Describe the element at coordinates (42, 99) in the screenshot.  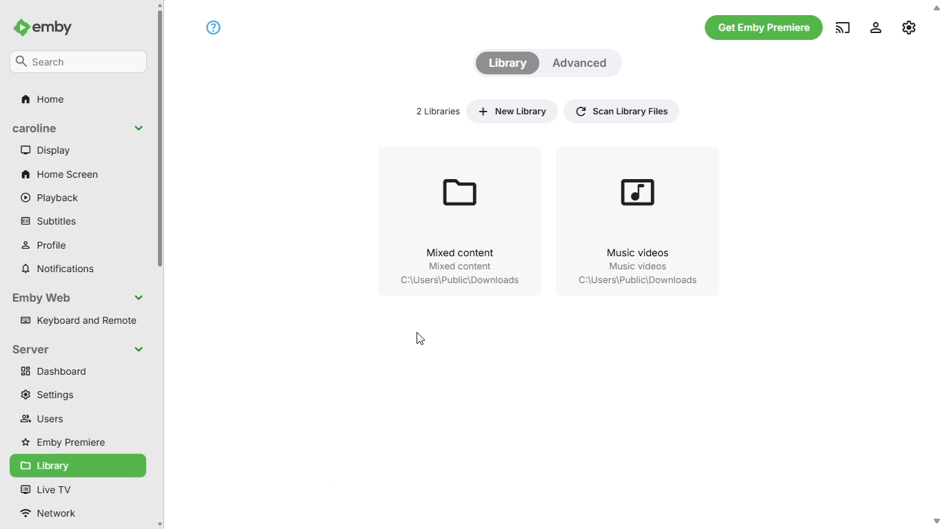
I see `home` at that location.